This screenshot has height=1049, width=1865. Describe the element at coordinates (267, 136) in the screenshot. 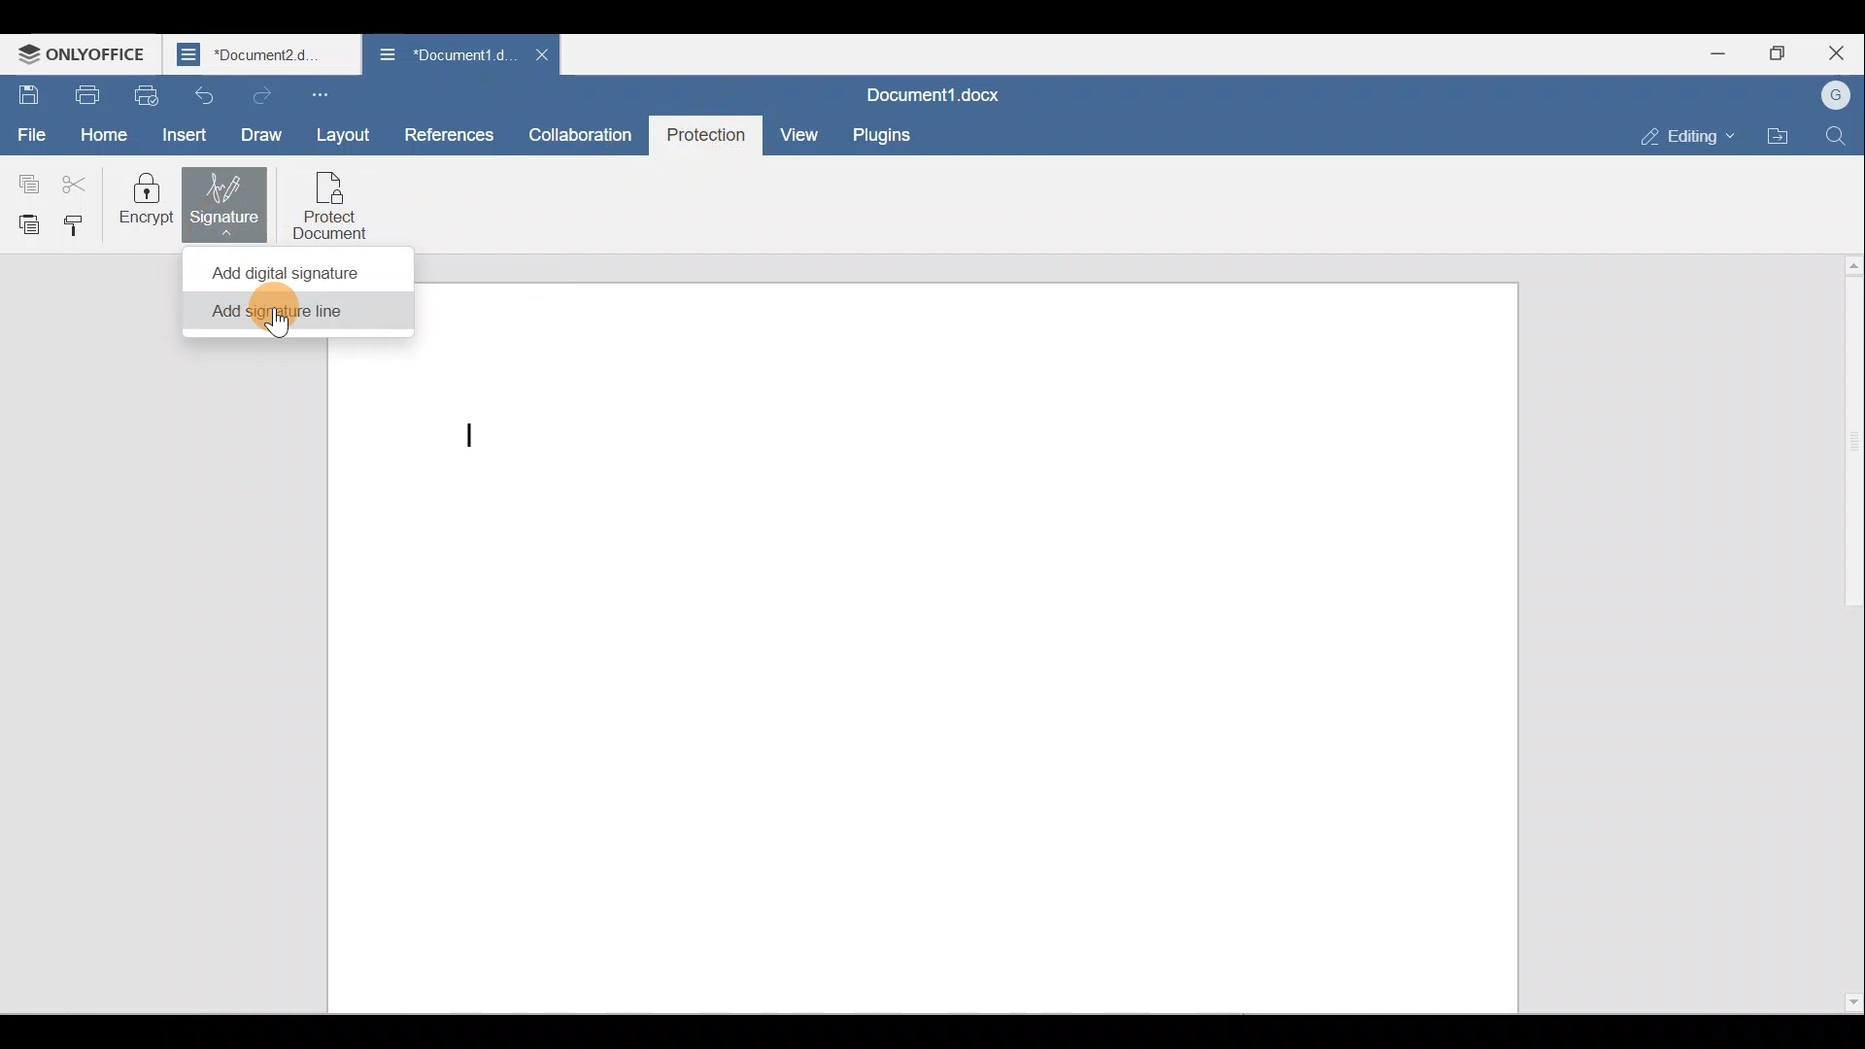

I see `Draw` at that location.